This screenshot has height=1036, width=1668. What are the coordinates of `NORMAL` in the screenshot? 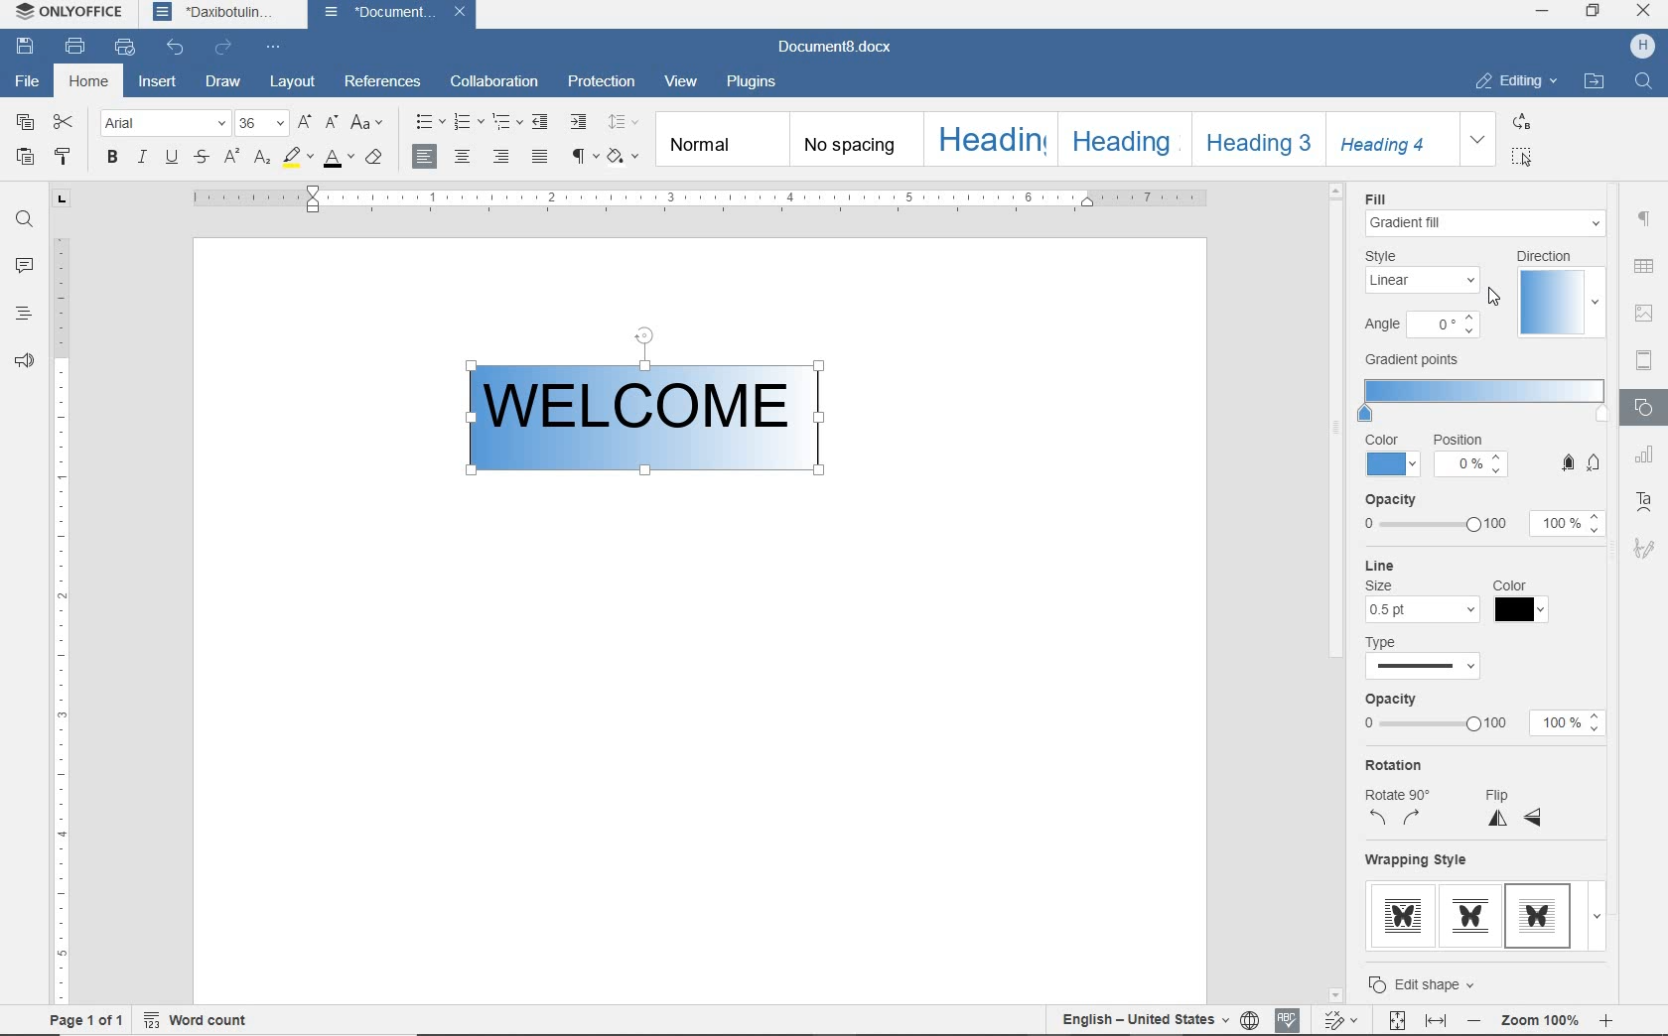 It's located at (724, 138).